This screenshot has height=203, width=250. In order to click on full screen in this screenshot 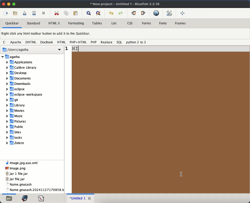, I will do `click(182, 13)`.